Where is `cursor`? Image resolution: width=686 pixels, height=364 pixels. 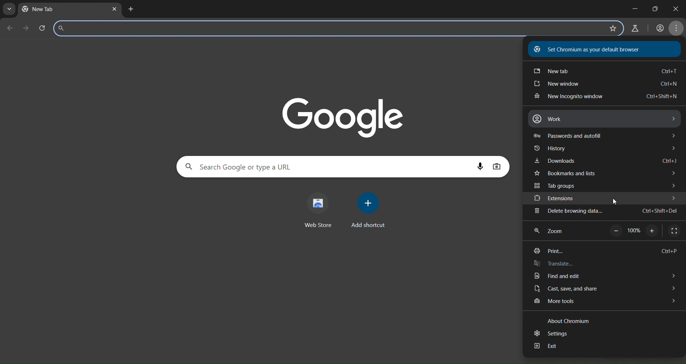 cursor is located at coordinates (613, 202).